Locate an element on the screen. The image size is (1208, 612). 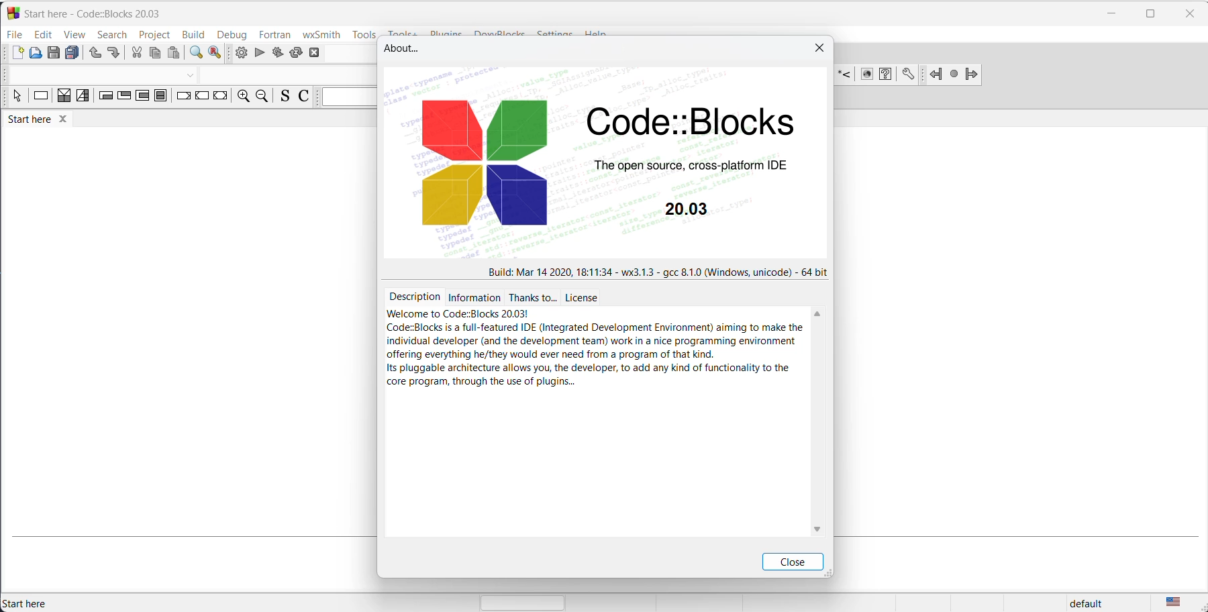
rebuild is located at coordinates (295, 54).